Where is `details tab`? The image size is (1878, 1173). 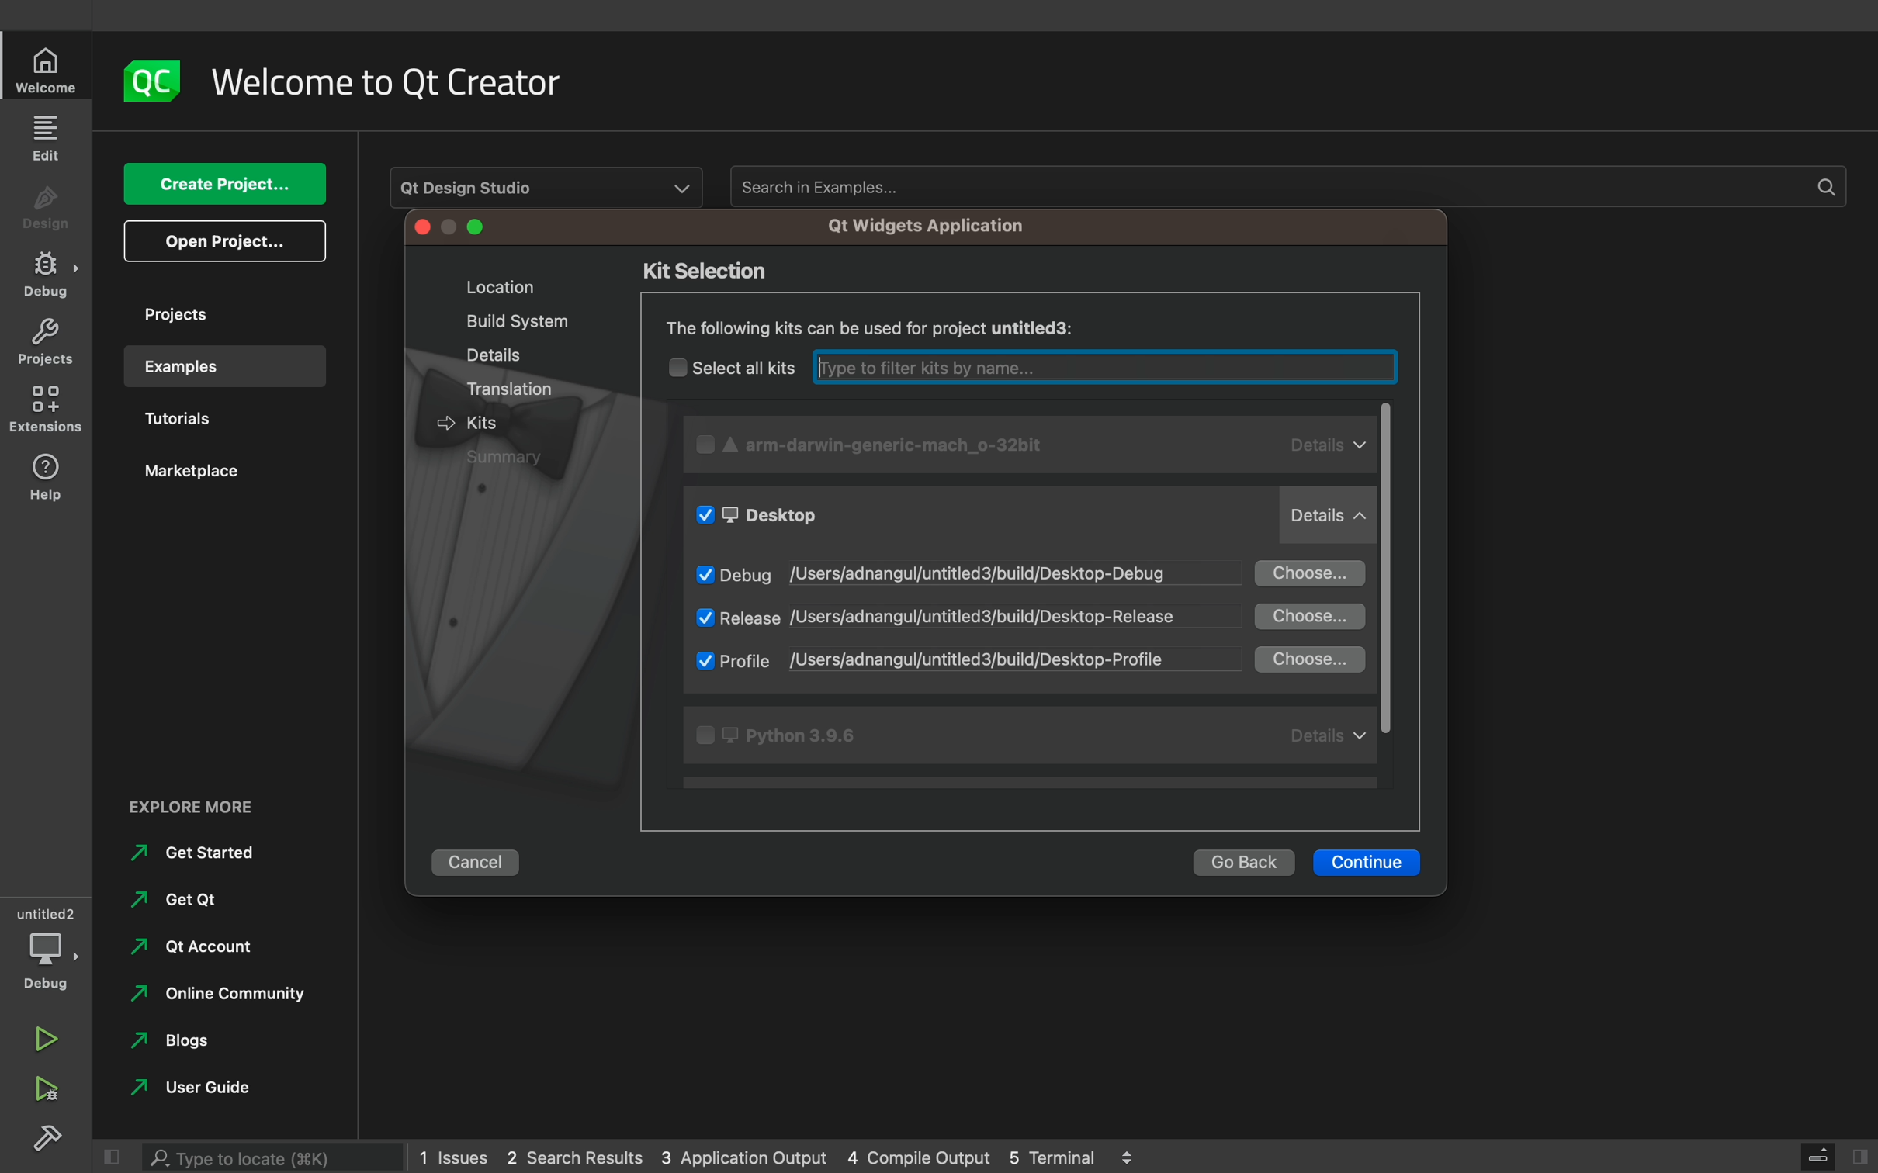 details tab is located at coordinates (487, 353).